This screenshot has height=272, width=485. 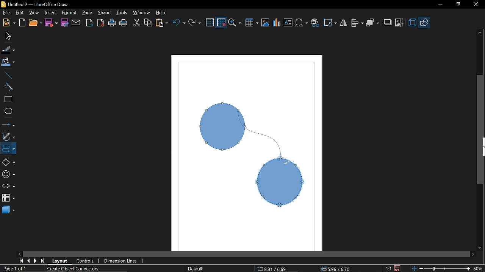 What do you see at coordinates (222, 23) in the screenshot?
I see `Snap to grid` at bounding box center [222, 23].